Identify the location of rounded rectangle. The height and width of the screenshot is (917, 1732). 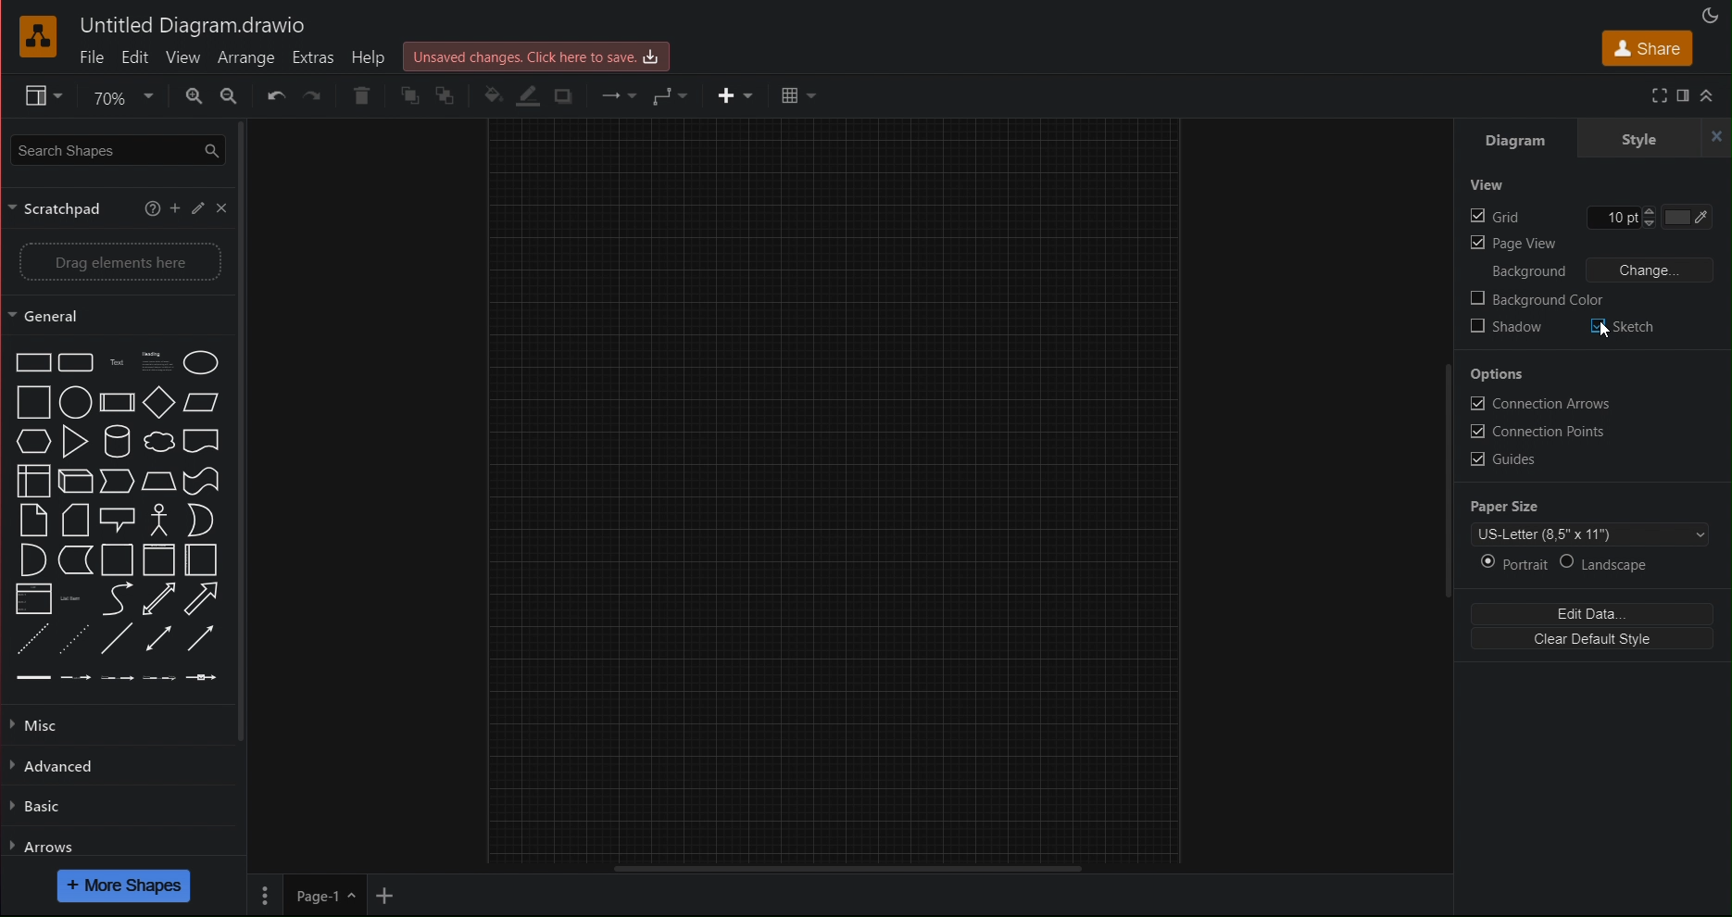
(76, 363).